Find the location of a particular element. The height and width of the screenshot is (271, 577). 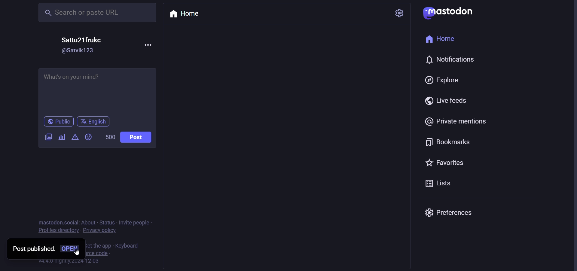

home is located at coordinates (439, 39).